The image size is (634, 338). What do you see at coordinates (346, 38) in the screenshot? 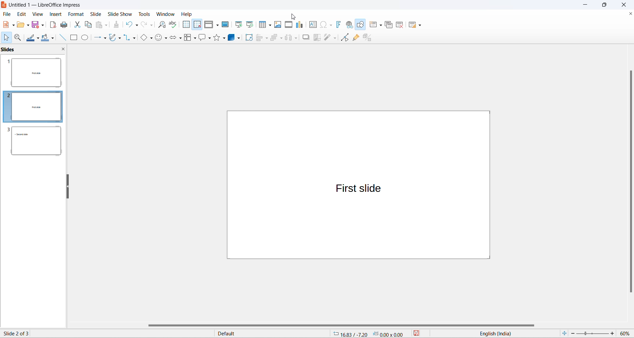
I see `toggle point edit mode` at bounding box center [346, 38].